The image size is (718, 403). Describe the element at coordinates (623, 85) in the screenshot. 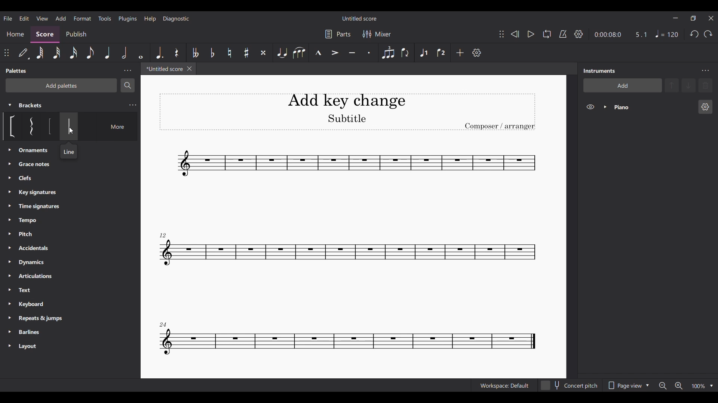

I see `Add instruments` at that location.